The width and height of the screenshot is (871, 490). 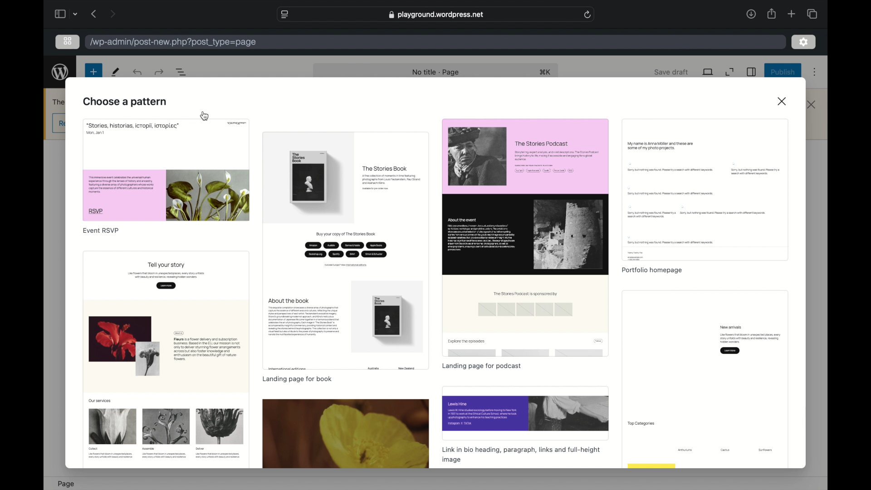 What do you see at coordinates (166, 171) in the screenshot?
I see `preview` at bounding box center [166, 171].